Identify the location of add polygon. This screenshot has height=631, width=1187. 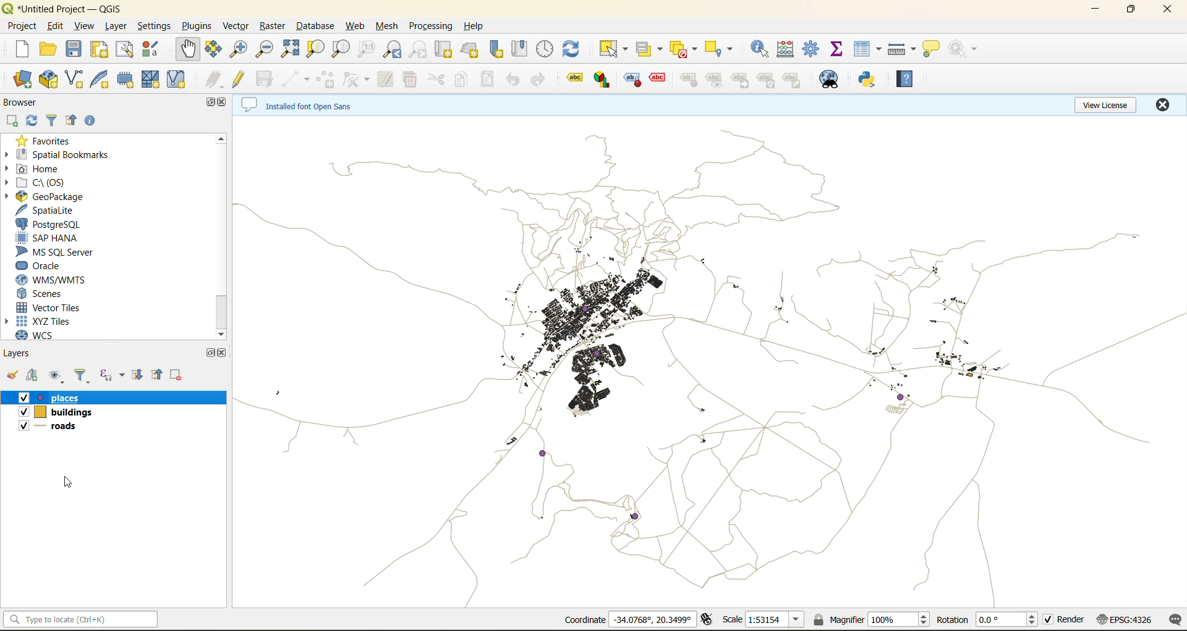
(326, 80).